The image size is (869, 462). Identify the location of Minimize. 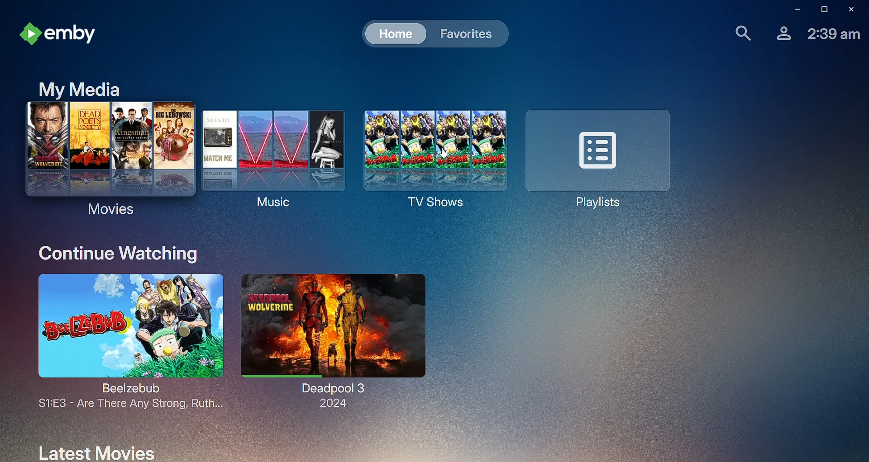
(793, 10).